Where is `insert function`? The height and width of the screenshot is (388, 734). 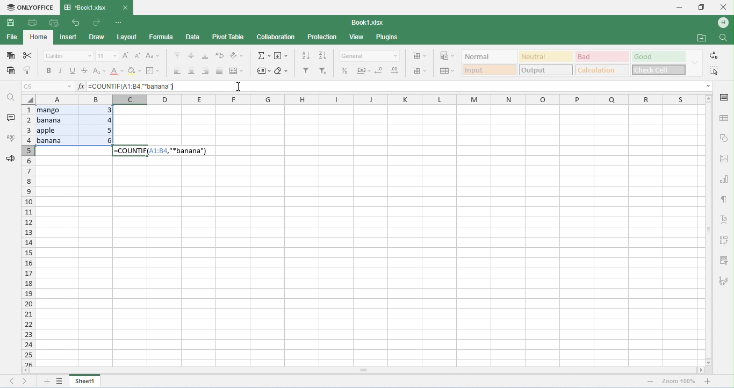 insert function is located at coordinates (263, 56).